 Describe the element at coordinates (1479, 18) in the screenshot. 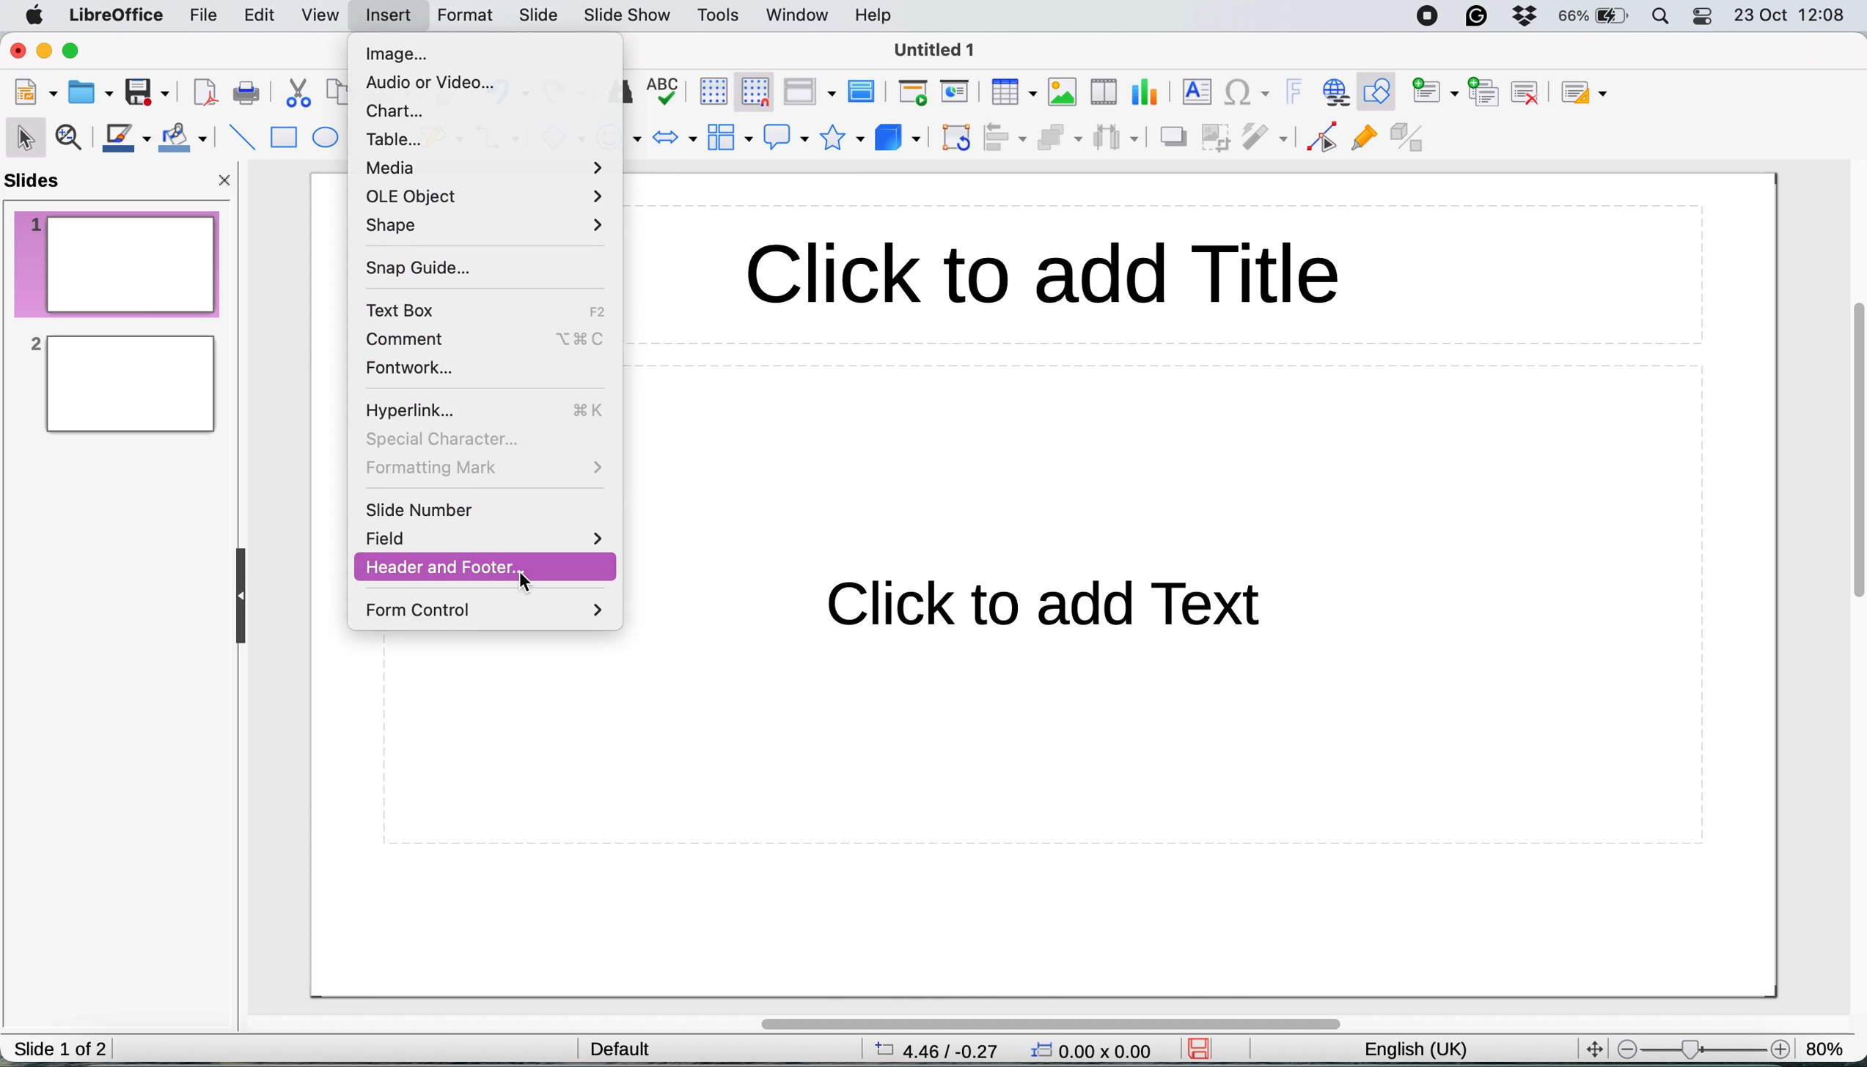

I see `grammarly` at that location.